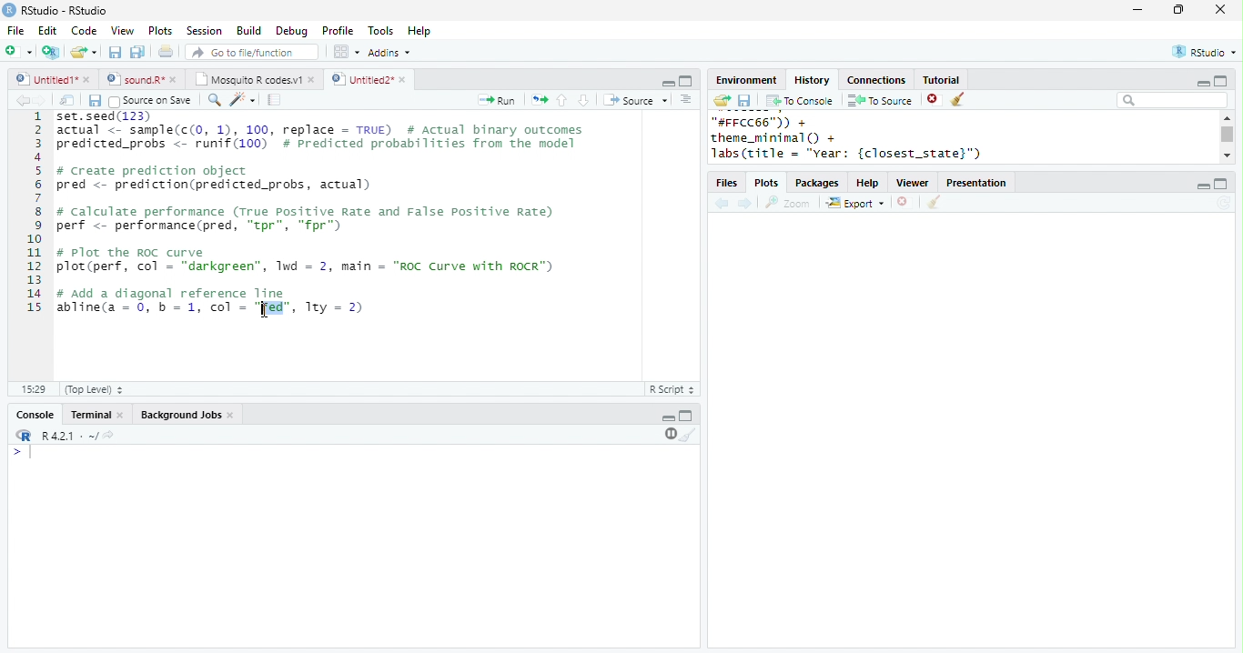  I want to click on clear, so click(934, 203).